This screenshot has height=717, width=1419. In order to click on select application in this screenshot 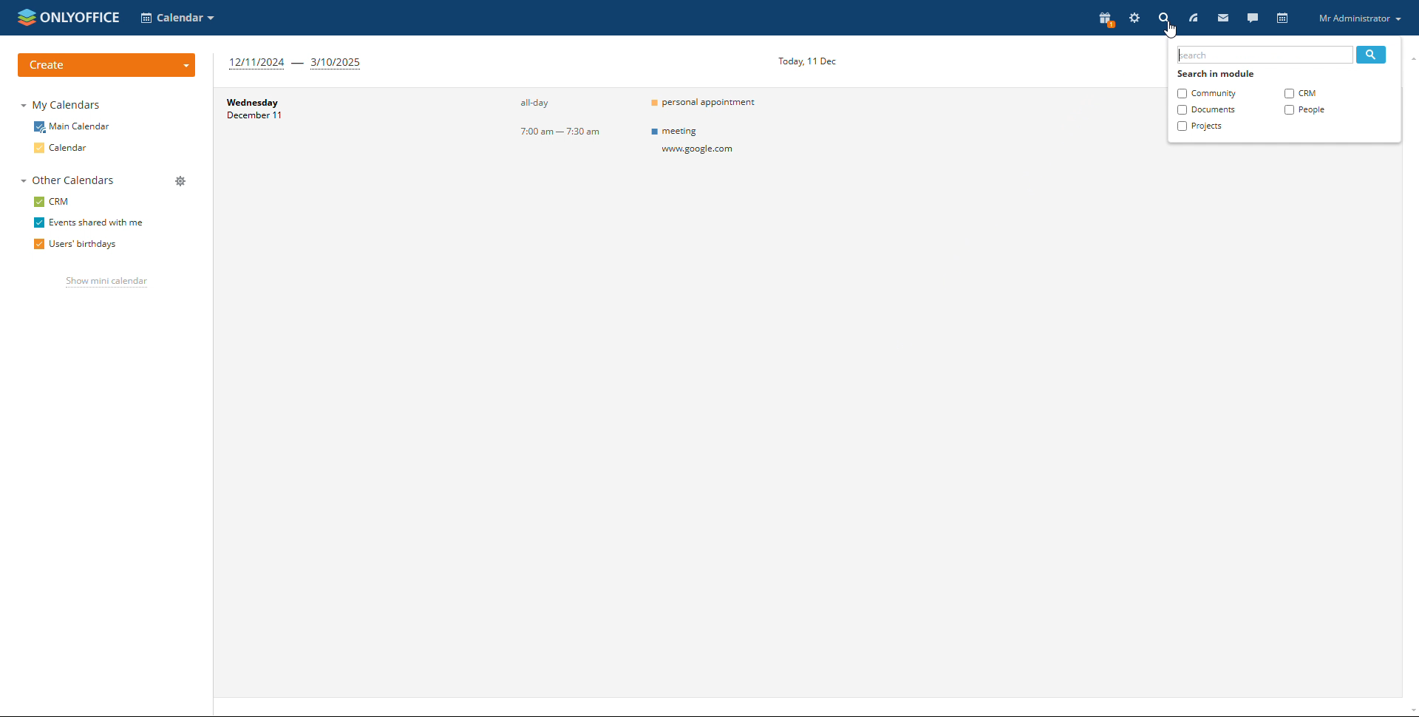, I will do `click(178, 18)`.